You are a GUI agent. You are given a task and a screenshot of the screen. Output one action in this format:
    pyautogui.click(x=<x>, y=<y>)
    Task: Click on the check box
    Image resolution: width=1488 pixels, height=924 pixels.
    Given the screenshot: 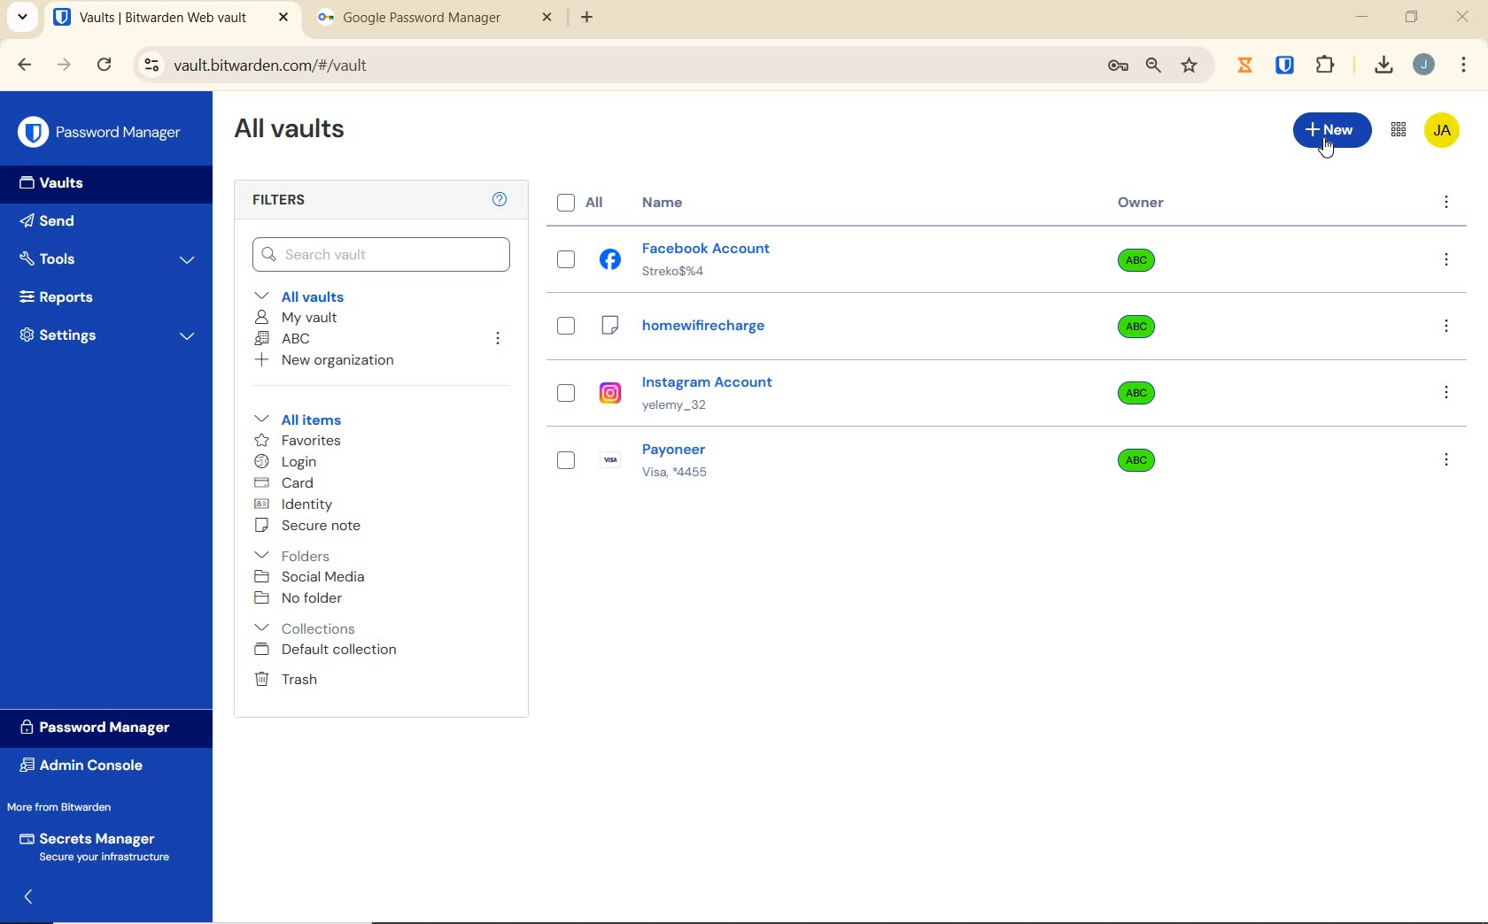 What is the action you would take?
    pyautogui.click(x=565, y=453)
    